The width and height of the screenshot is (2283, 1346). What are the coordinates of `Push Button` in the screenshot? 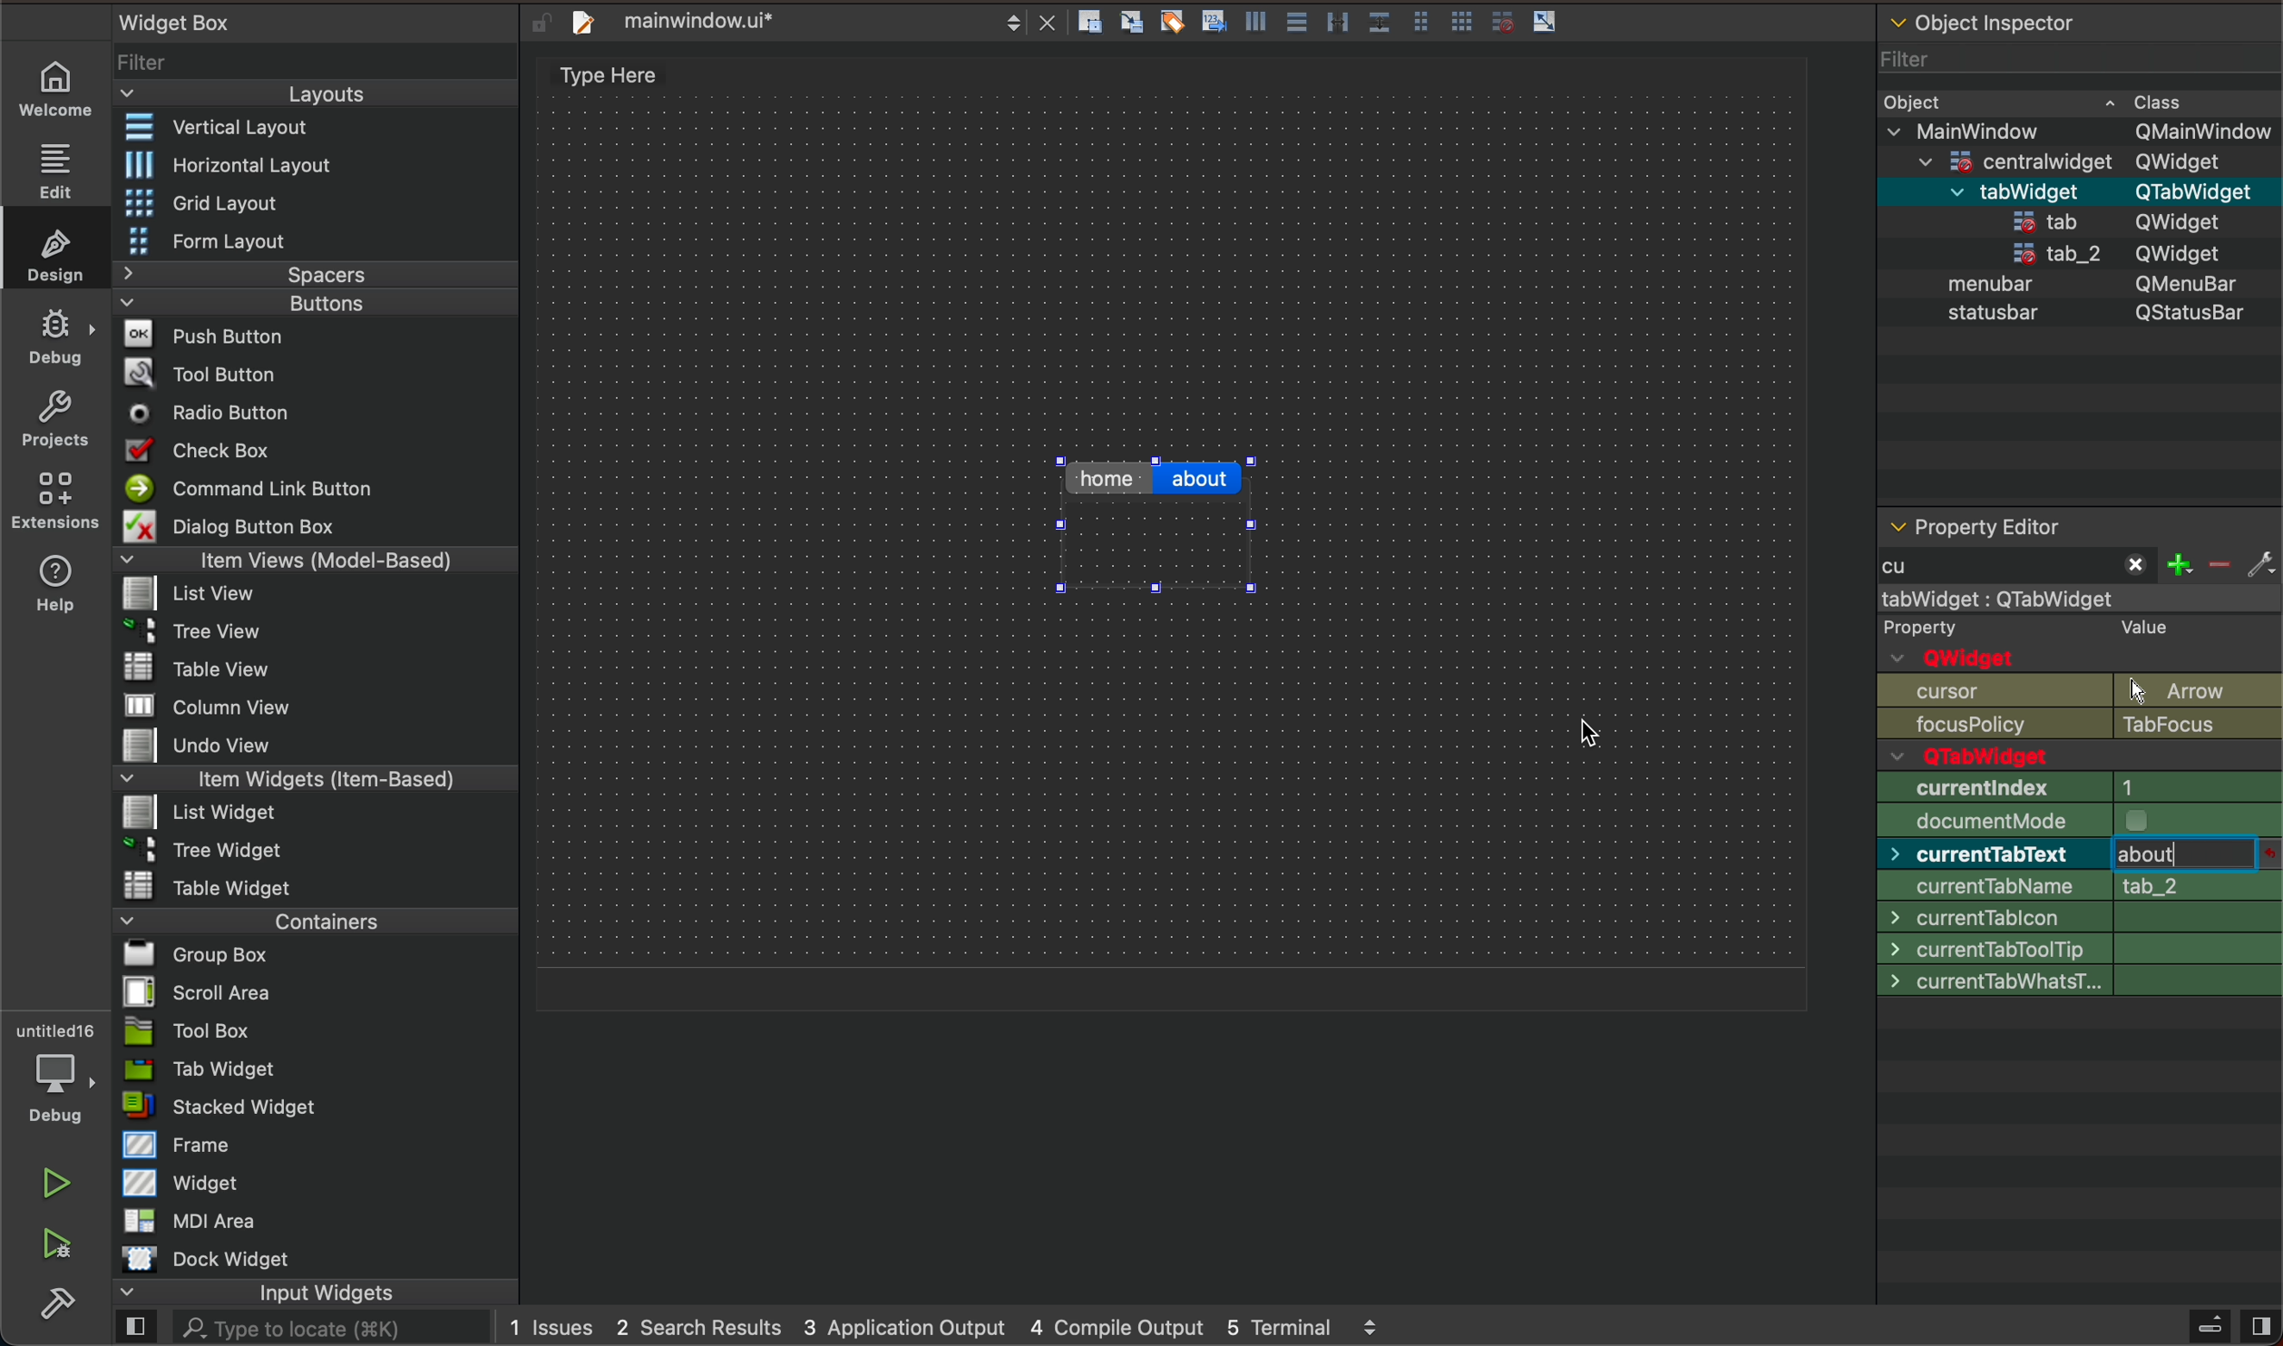 It's located at (190, 335).